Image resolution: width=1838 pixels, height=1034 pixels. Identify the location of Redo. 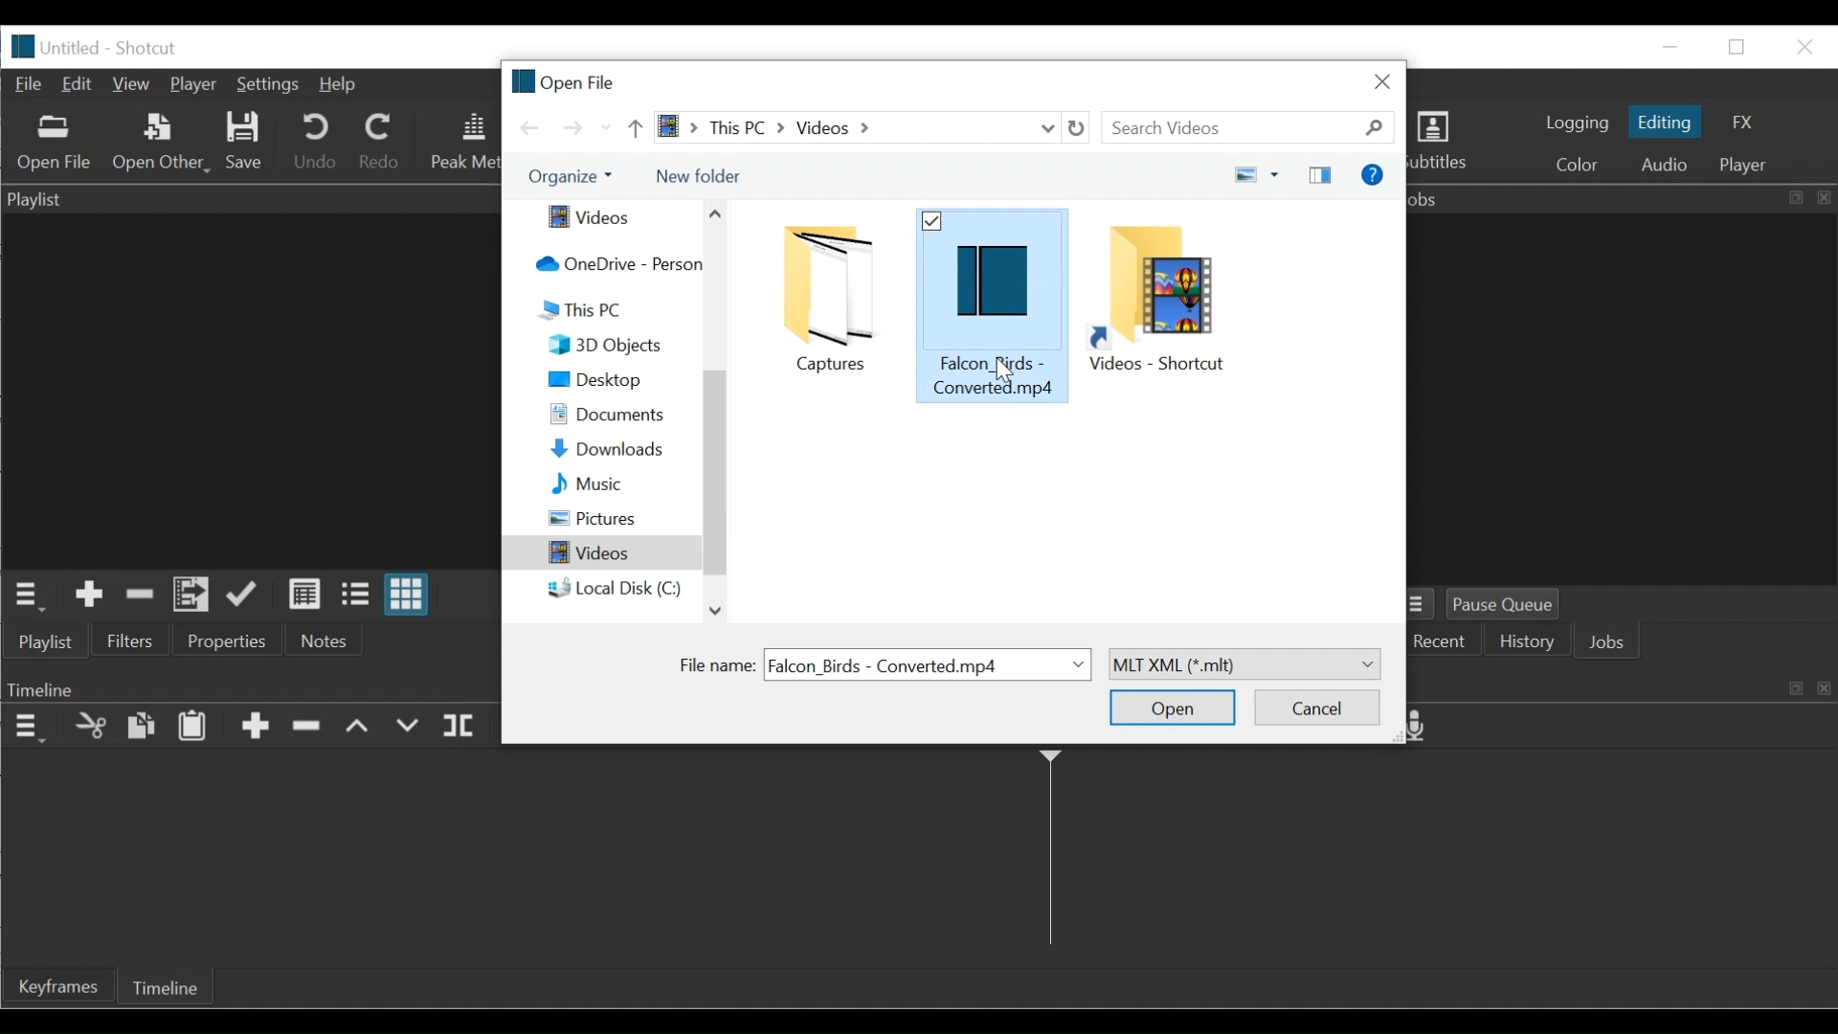
(382, 141).